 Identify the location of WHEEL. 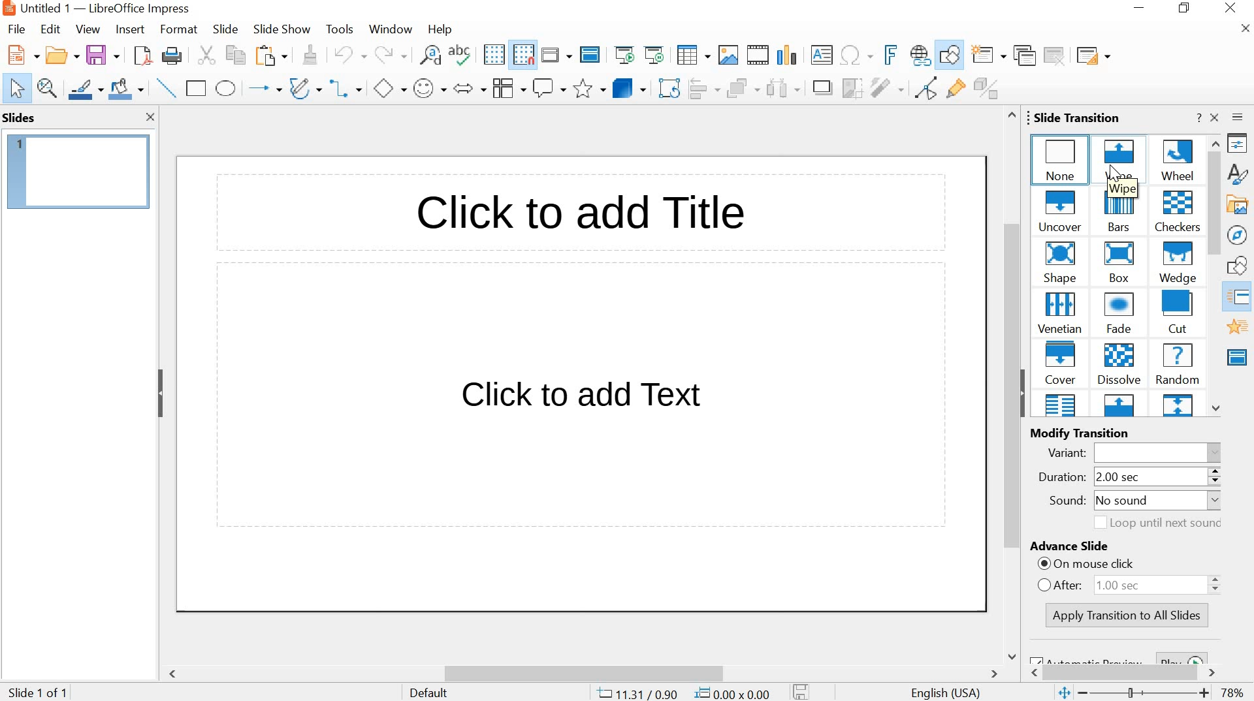
(1177, 159).